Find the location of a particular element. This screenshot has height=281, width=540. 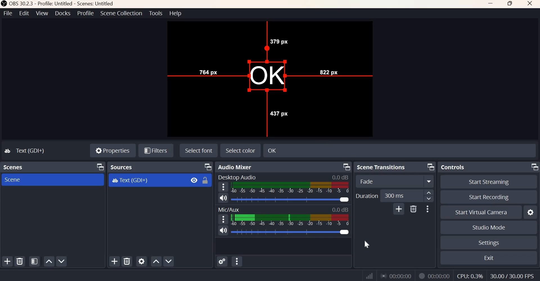

Scene is located at coordinates (14, 179).